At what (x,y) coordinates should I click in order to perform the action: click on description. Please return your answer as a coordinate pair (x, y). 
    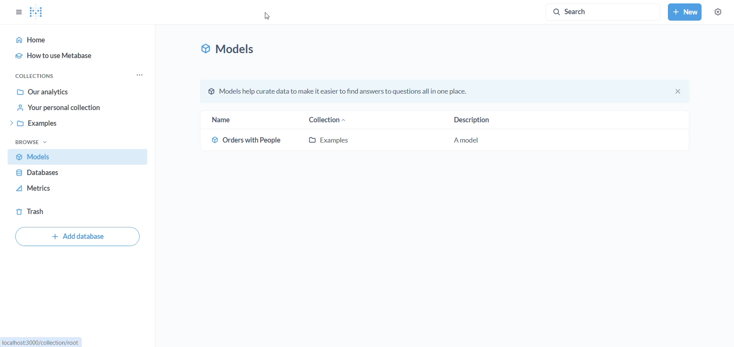
    Looking at the image, I should click on (488, 140).